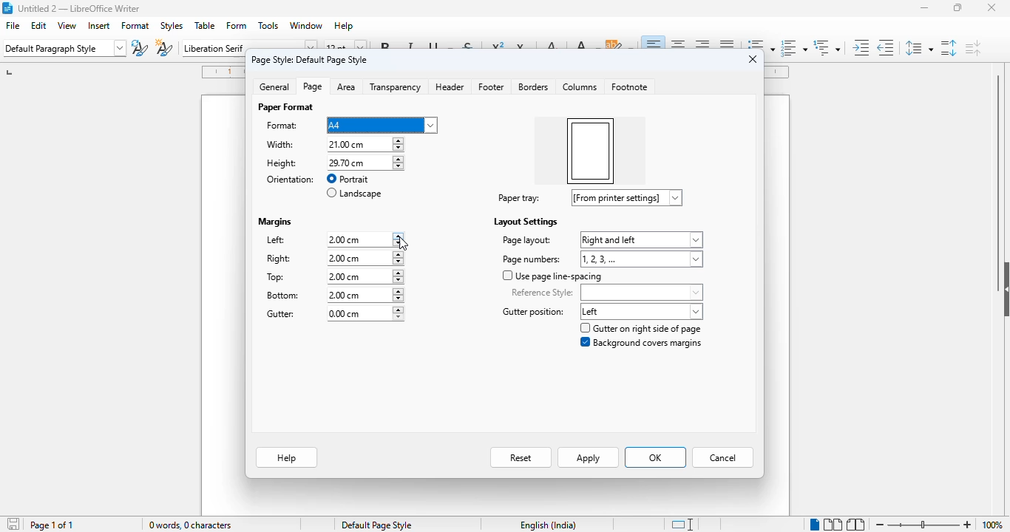 The height and width of the screenshot is (532, 1010). What do you see at coordinates (1003, 290) in the screenshot?
I see `show` at bounding box center [1003, 290].